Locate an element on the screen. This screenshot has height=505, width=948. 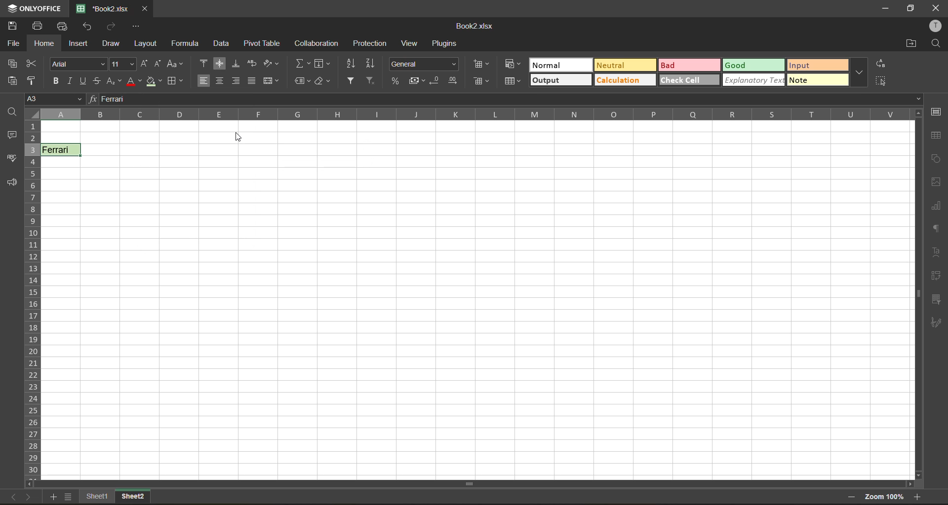
insert is located at coordinates (80, 44).